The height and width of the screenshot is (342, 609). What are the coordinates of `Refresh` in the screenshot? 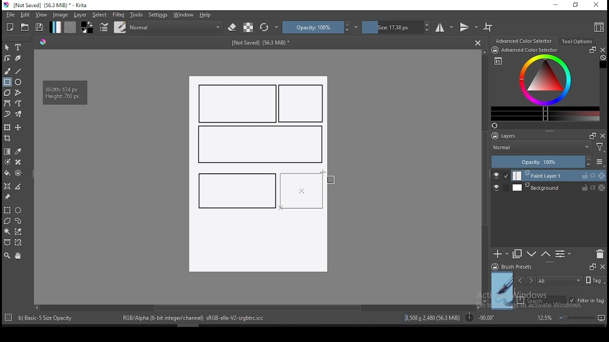 It's located at (498, 126).